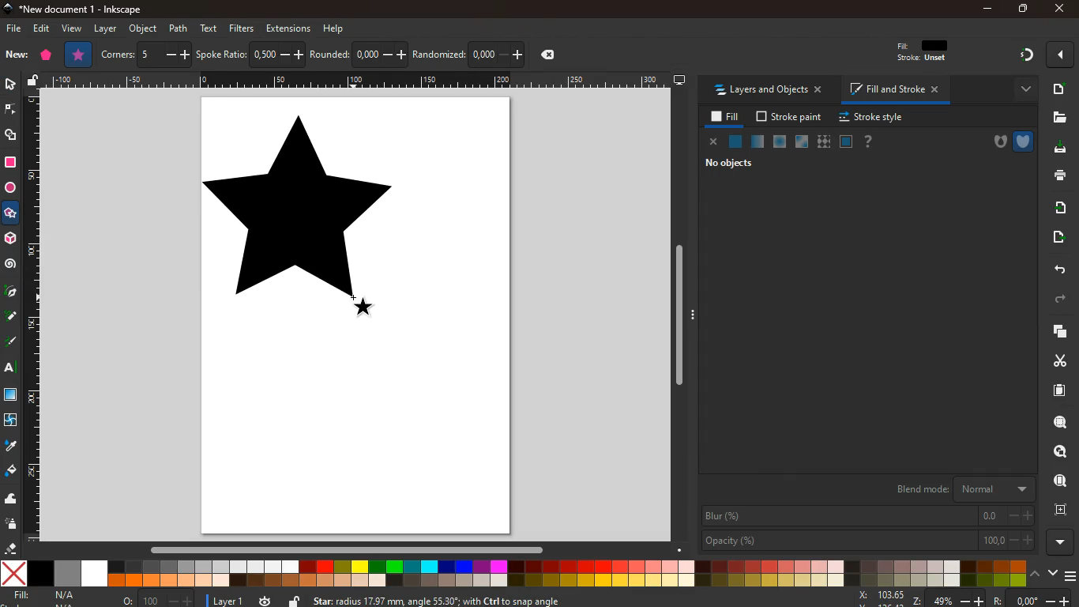 Image resolution: width=1079 pixels, height=607 pixels. I want to click on new, so click(1056, 90).